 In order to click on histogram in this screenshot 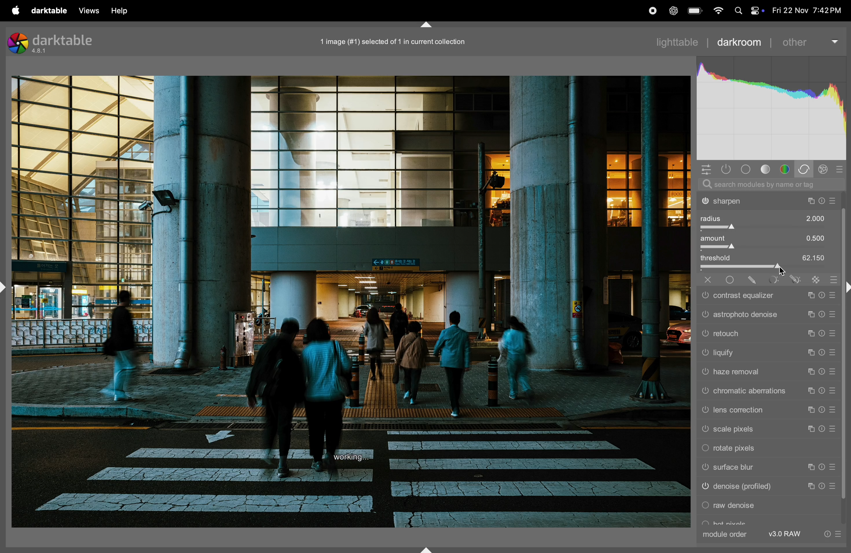, I will do `click(772, 106)`.